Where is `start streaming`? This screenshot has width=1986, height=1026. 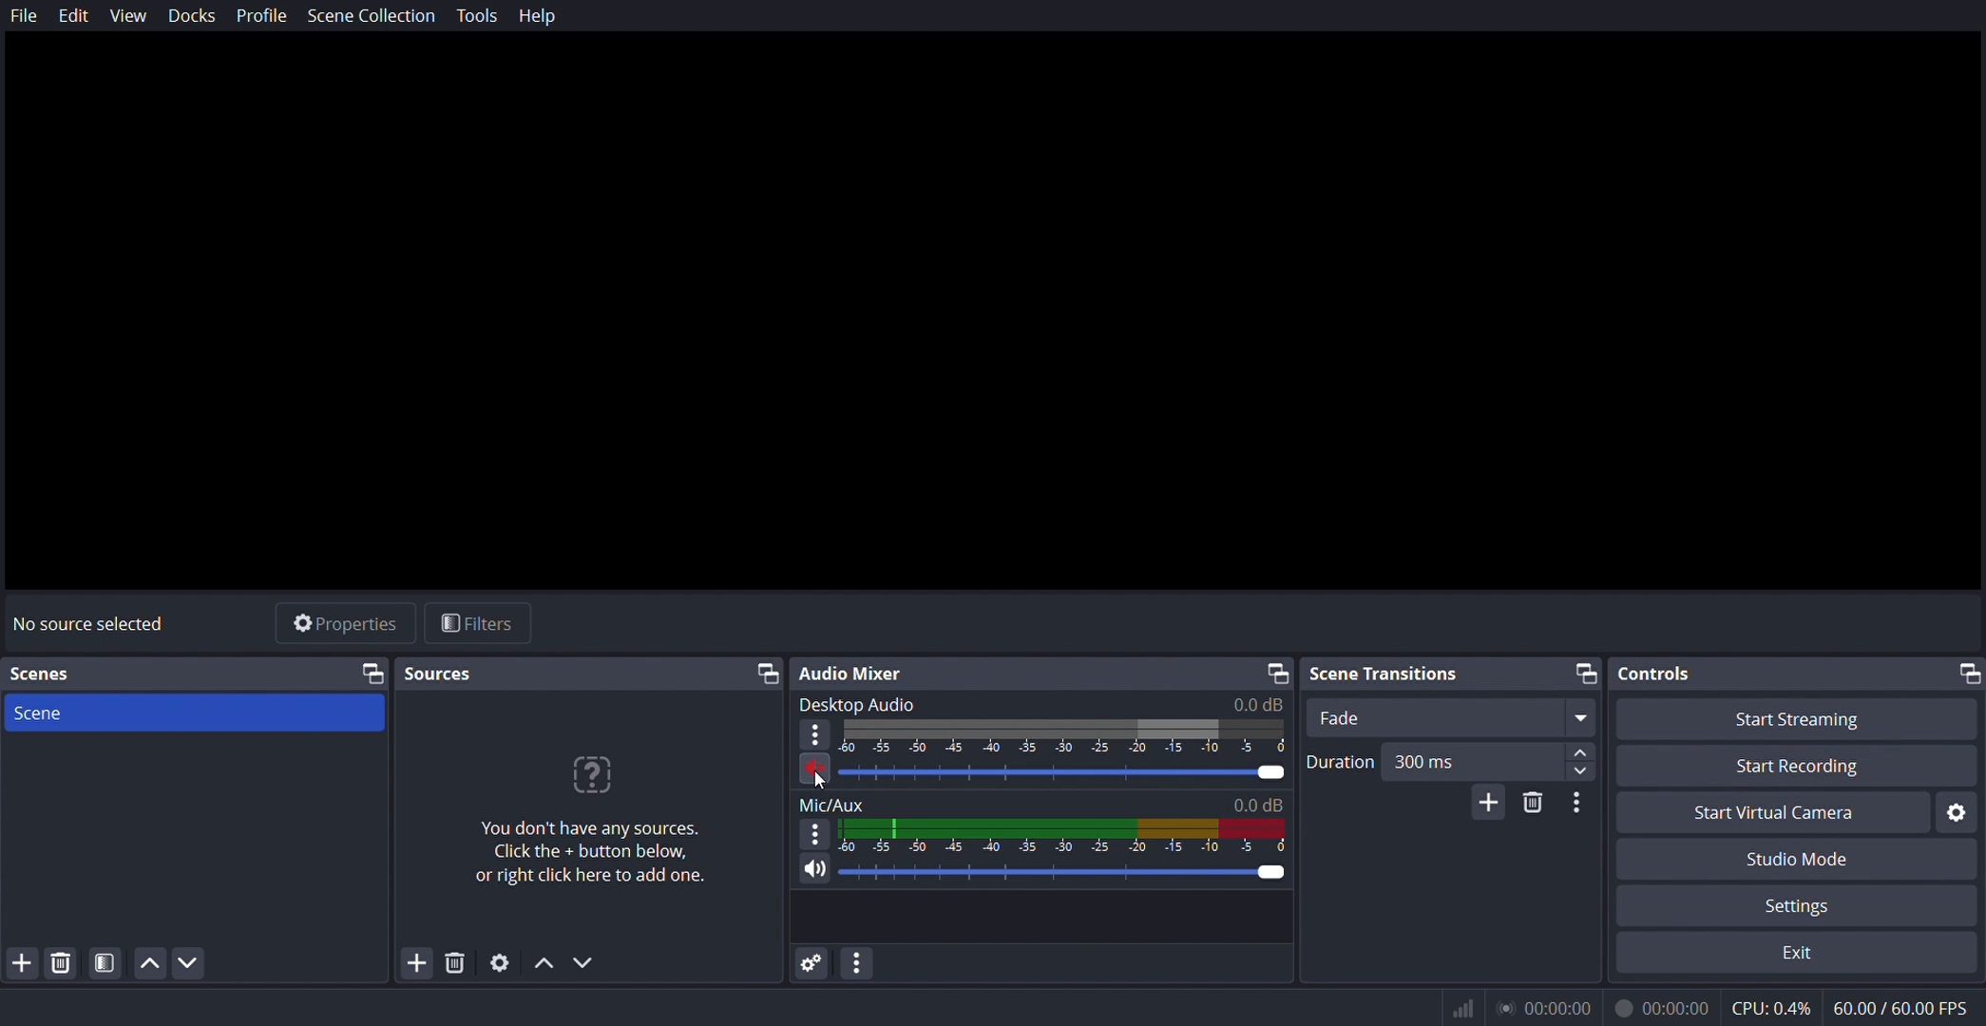 start streaming is located at coordinates (1803, 720).